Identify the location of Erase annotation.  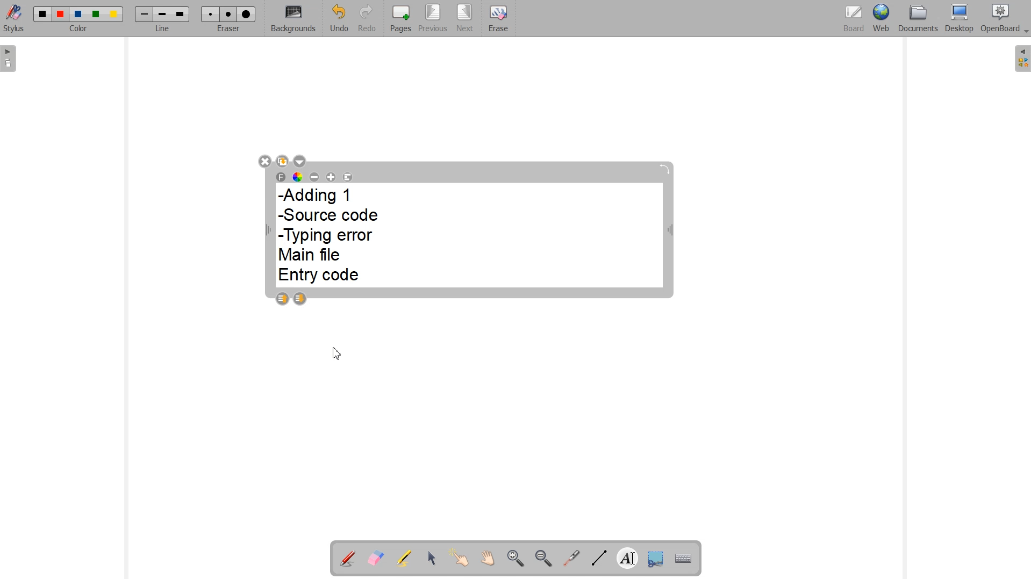
(376, 558).